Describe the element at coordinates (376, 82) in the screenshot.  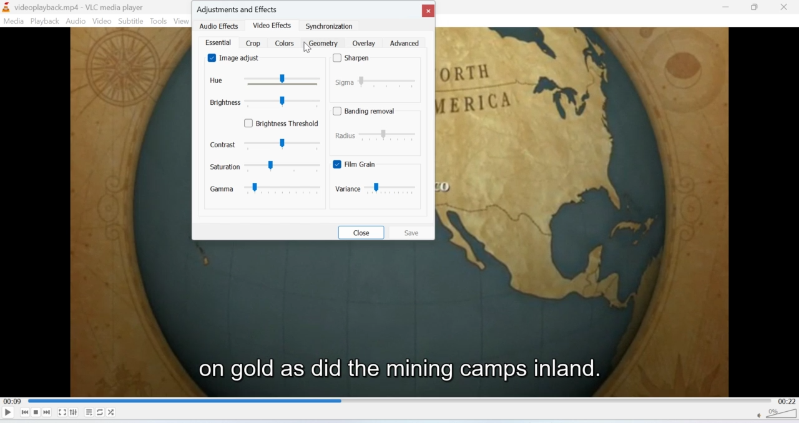
I see `sigma` at that location.